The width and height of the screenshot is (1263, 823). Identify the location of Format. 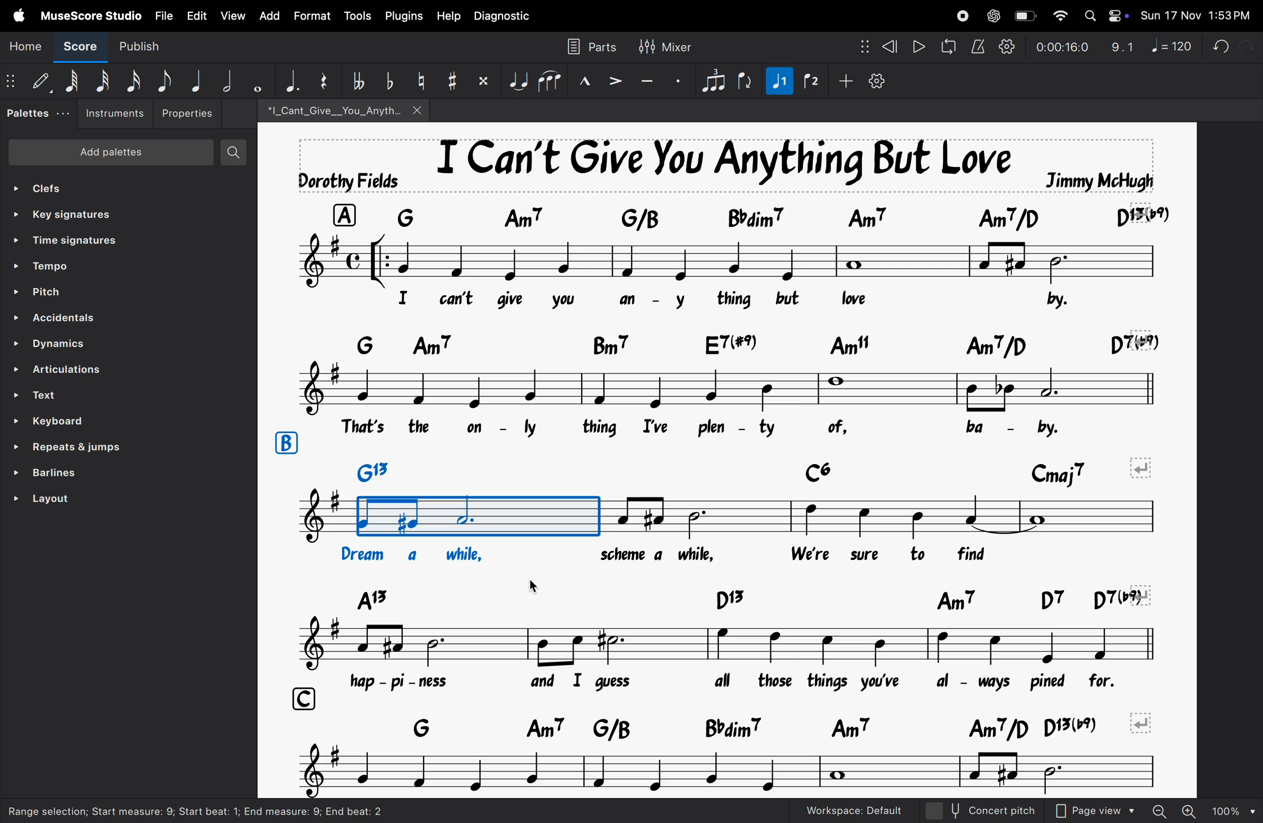
(310, 16).